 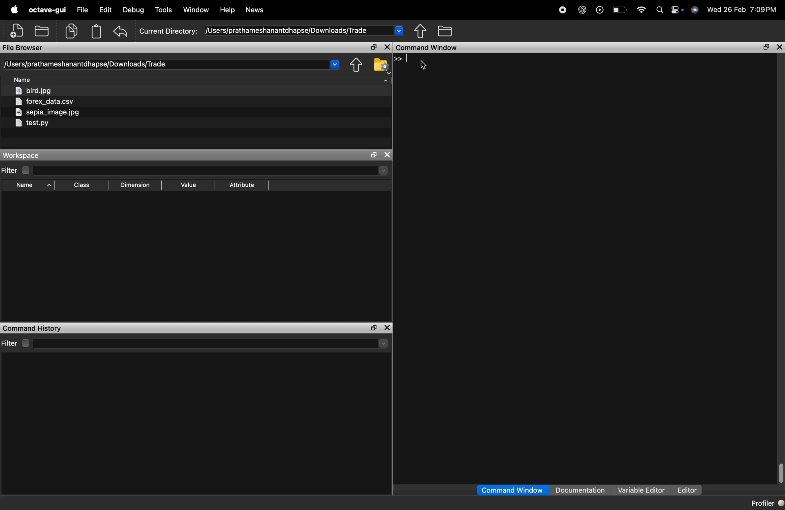 I want to click on open an existing file in editor, so click(x=42, y=31).